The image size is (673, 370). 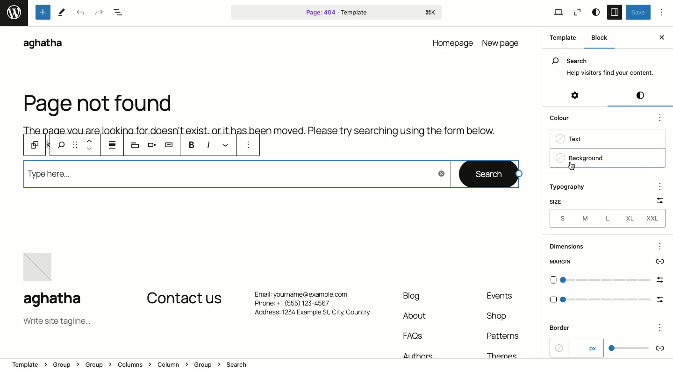 I want to click on FAQs, so click(x=415, y=336).